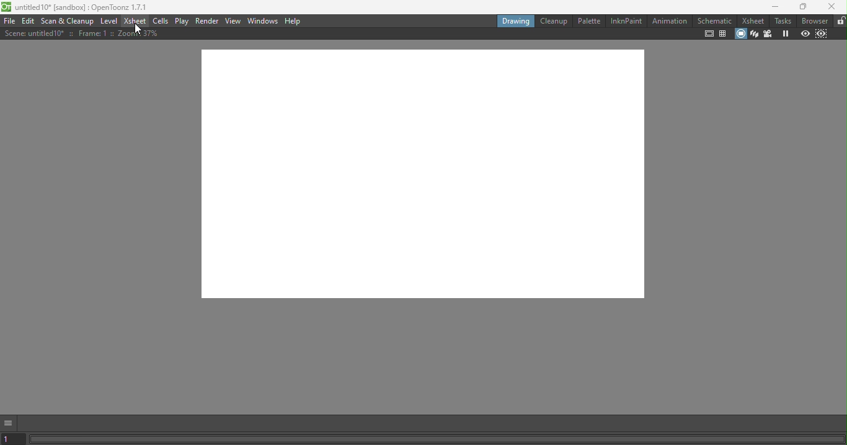 The width and height of the screenshot is (847, 445). I want to click on File name, so click(77, 8).